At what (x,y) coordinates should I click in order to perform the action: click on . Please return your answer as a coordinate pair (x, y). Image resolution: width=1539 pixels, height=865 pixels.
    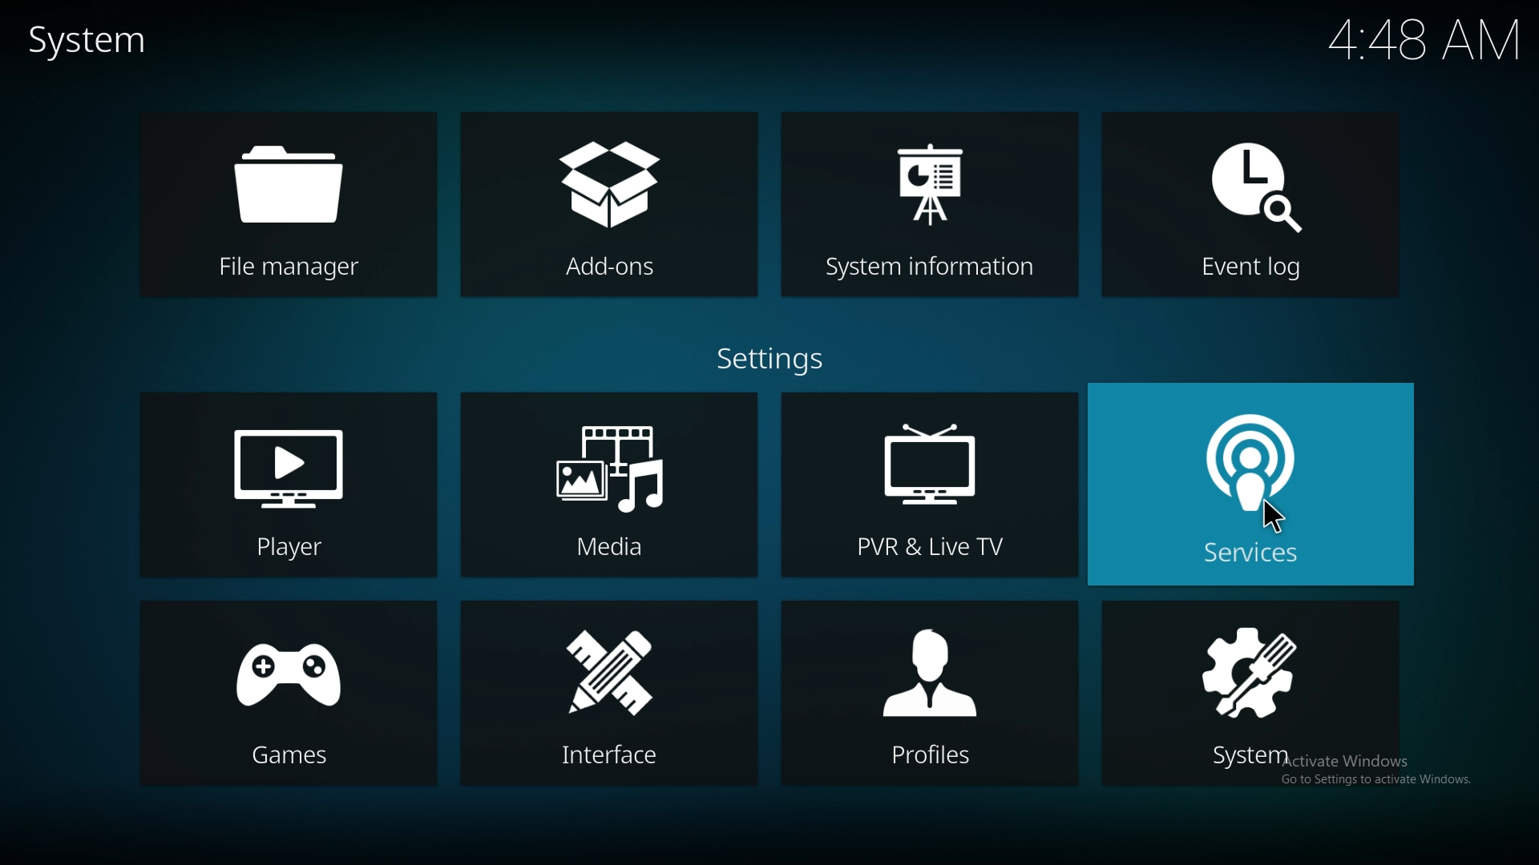
    Looking at the image, I should click on (1406, 37).